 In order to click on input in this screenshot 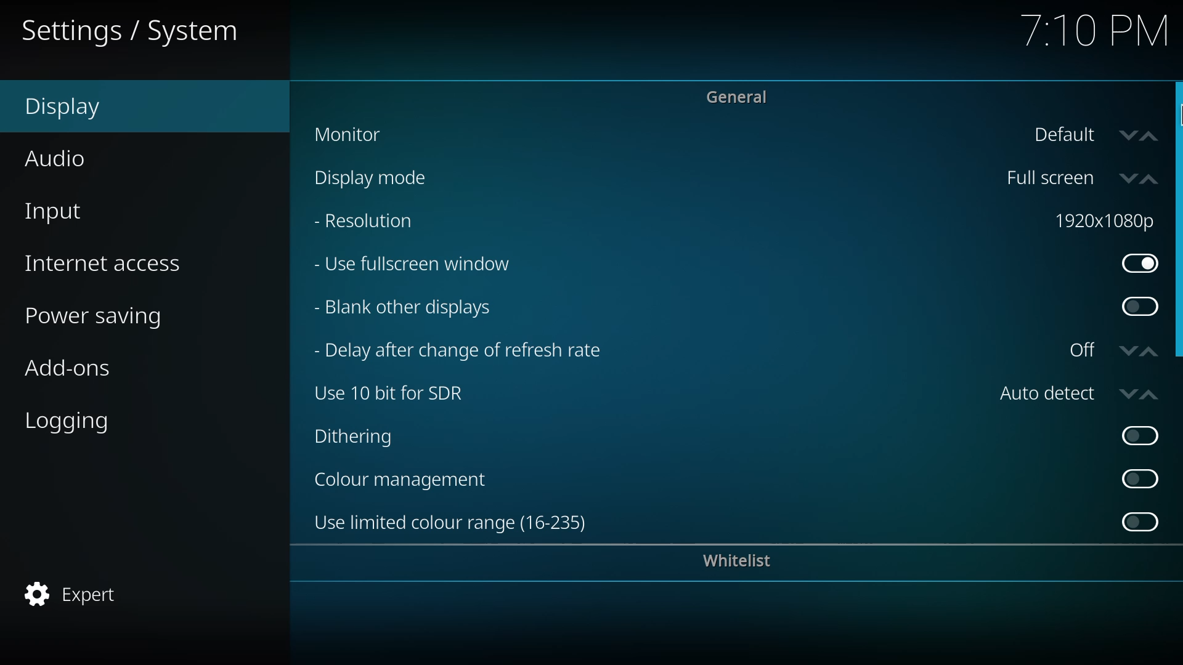, I will do `click(60, 210)`.